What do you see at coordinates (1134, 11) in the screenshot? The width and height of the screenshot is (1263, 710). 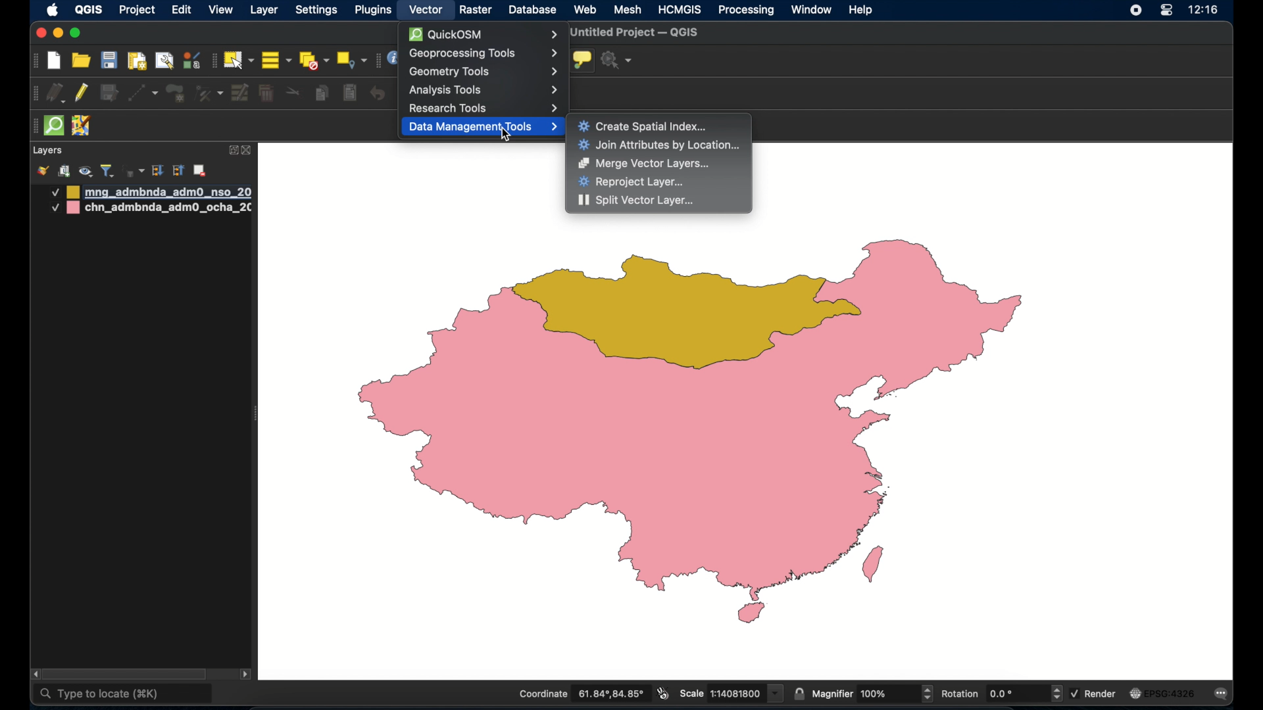 I see `screen recorder icon` at bounding box center [1134, 11].